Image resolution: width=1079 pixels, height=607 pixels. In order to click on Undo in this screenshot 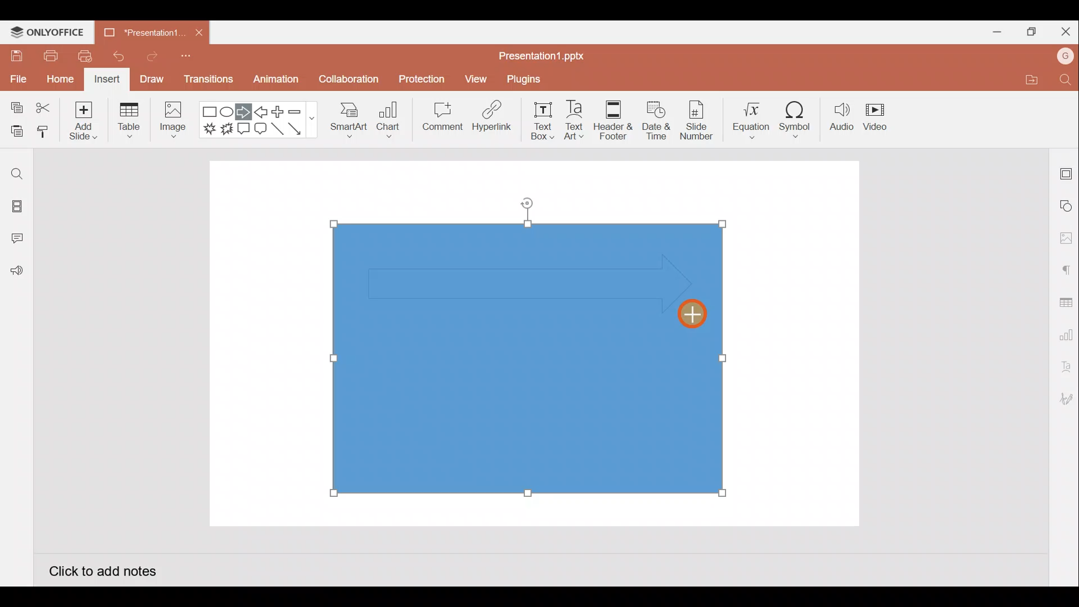, I will do `click(114, 56)`.